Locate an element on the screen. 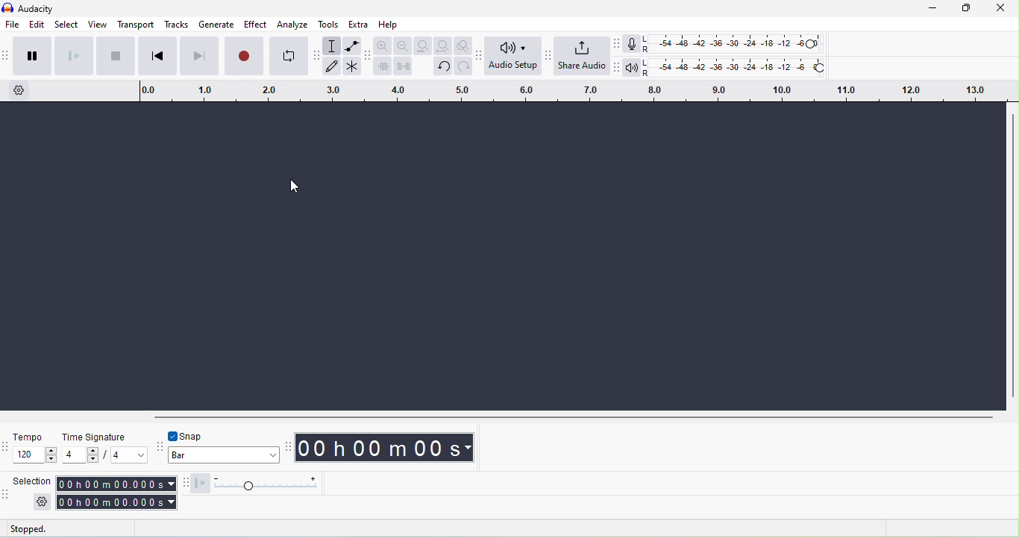 Image resolution: width=1019 pixels, height=538 pixels. horizontal scroll bar is located at coordinates (578, 417).